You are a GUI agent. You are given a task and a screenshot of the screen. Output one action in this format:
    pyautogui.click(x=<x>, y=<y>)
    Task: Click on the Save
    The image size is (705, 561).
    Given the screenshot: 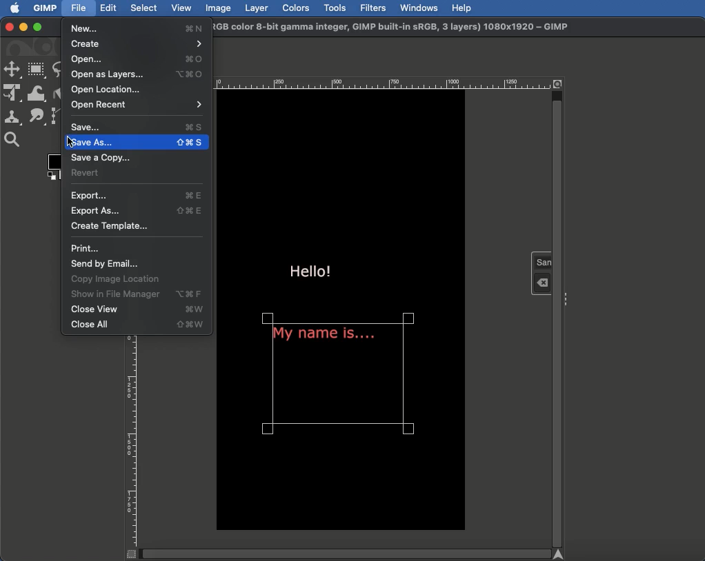 What is the action you would take?
    pyautogui.click(x=135, y=127)
    